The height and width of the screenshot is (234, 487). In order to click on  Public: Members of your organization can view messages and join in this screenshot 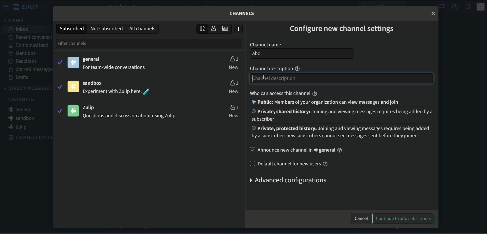, I will do `click(328, 102)`.